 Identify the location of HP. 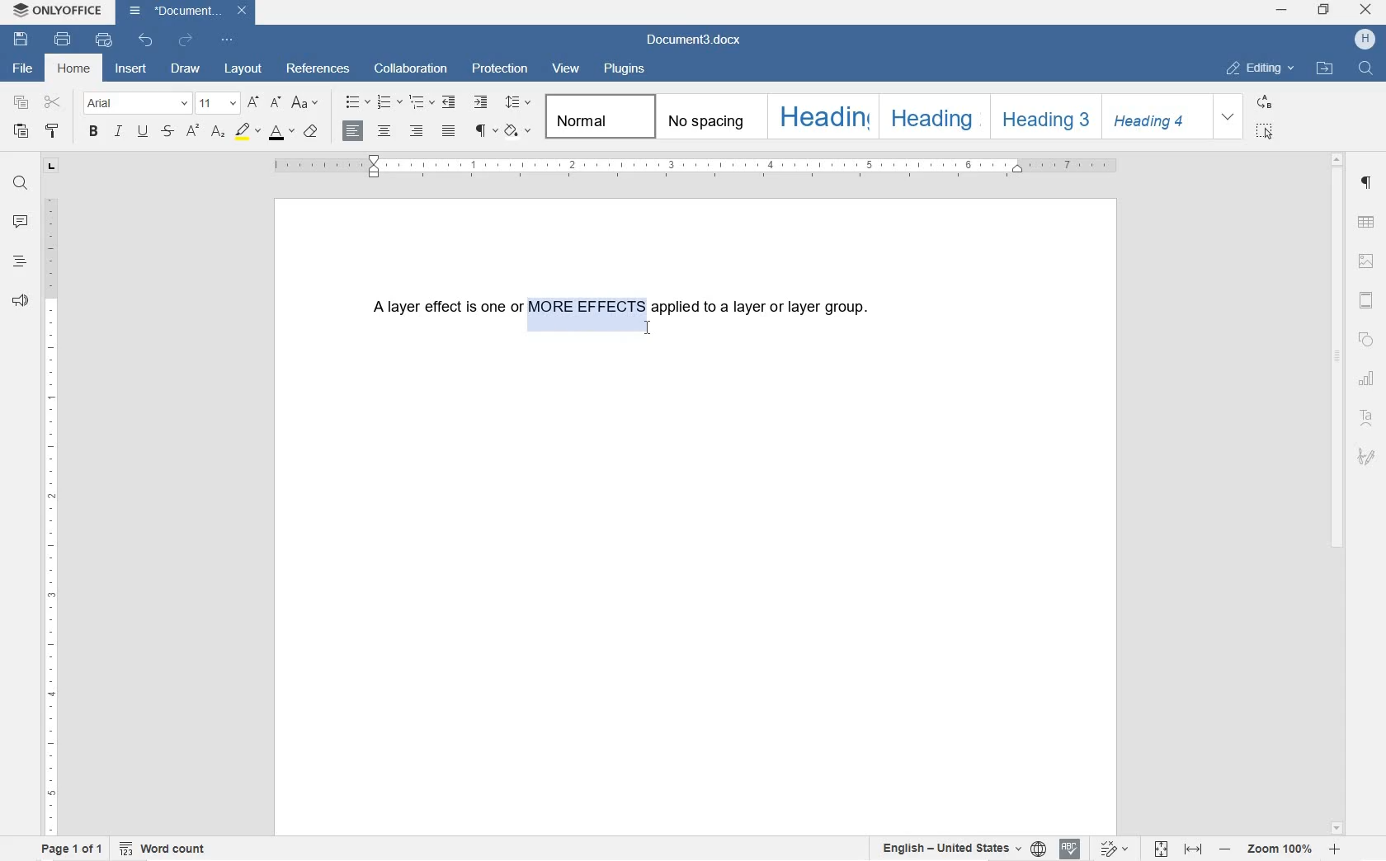
(1367, 40).